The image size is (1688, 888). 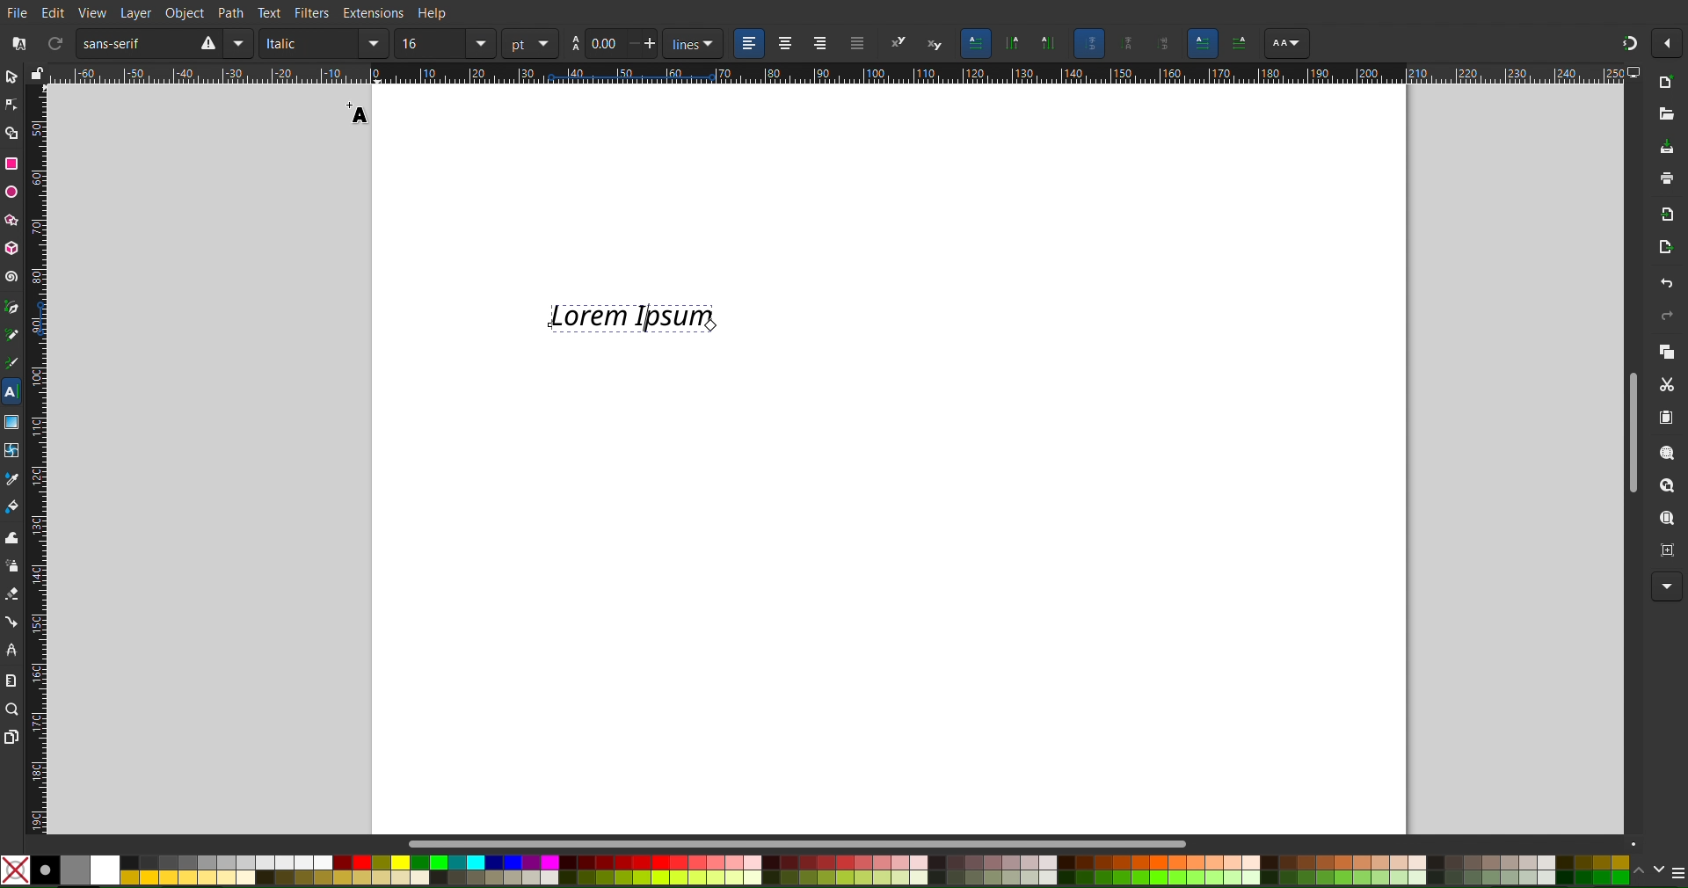 What do you see at coordinates (11, 681) in the screenshot?
I see `Measure` at bounding box center [11, 681].